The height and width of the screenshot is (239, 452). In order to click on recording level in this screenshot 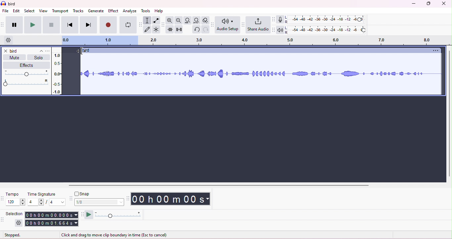, I will do `click(325, 20)`.